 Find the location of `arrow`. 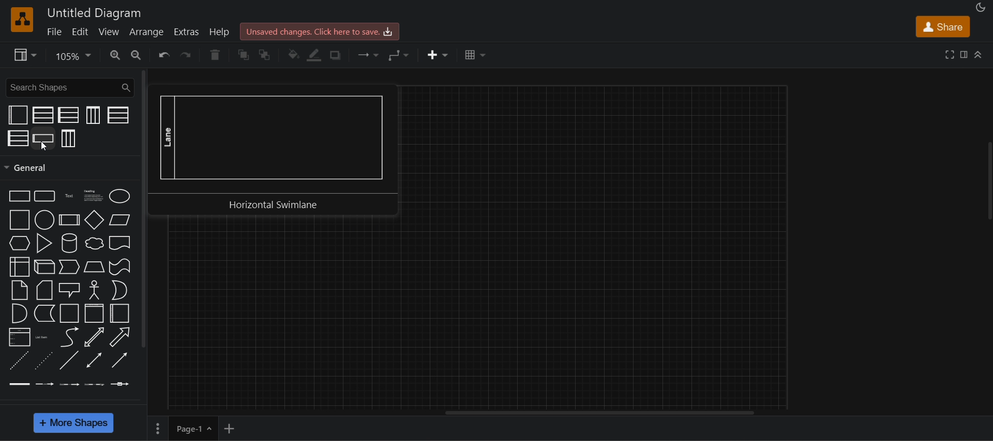

arrow is located at coordinates (121, 337).